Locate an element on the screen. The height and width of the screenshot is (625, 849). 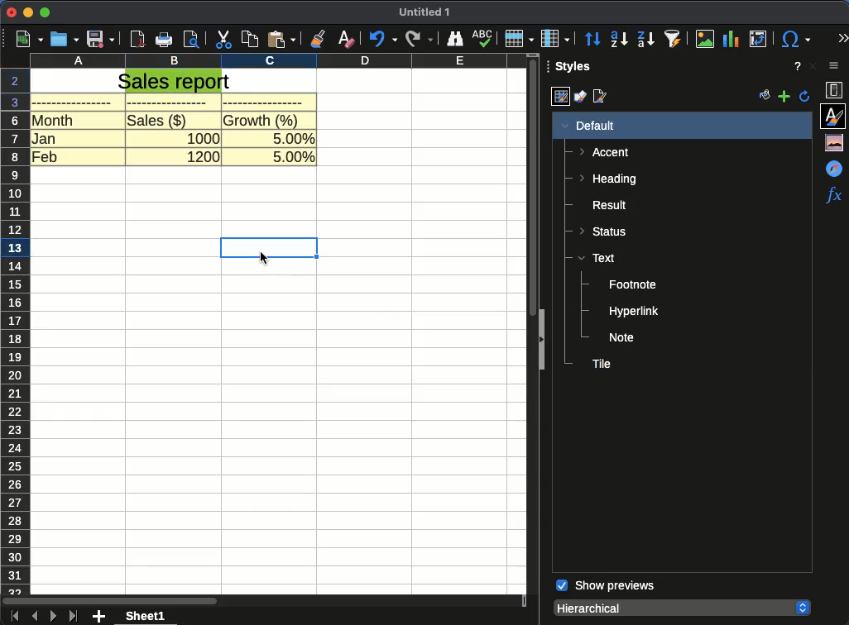
add new style is located at coordinates (784, 97).